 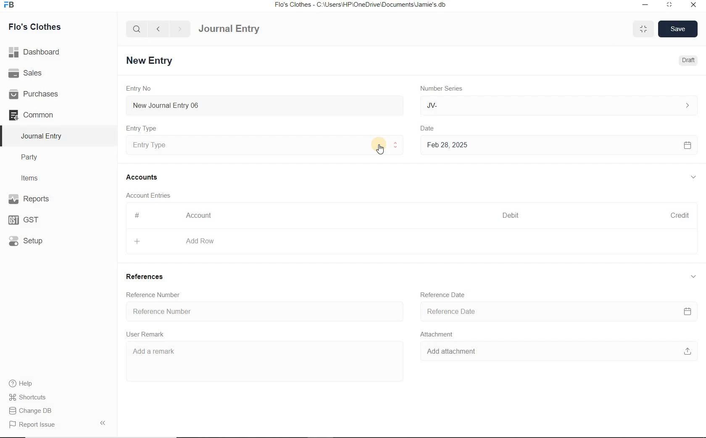 I want to click on search, so click(x=137, y=29).